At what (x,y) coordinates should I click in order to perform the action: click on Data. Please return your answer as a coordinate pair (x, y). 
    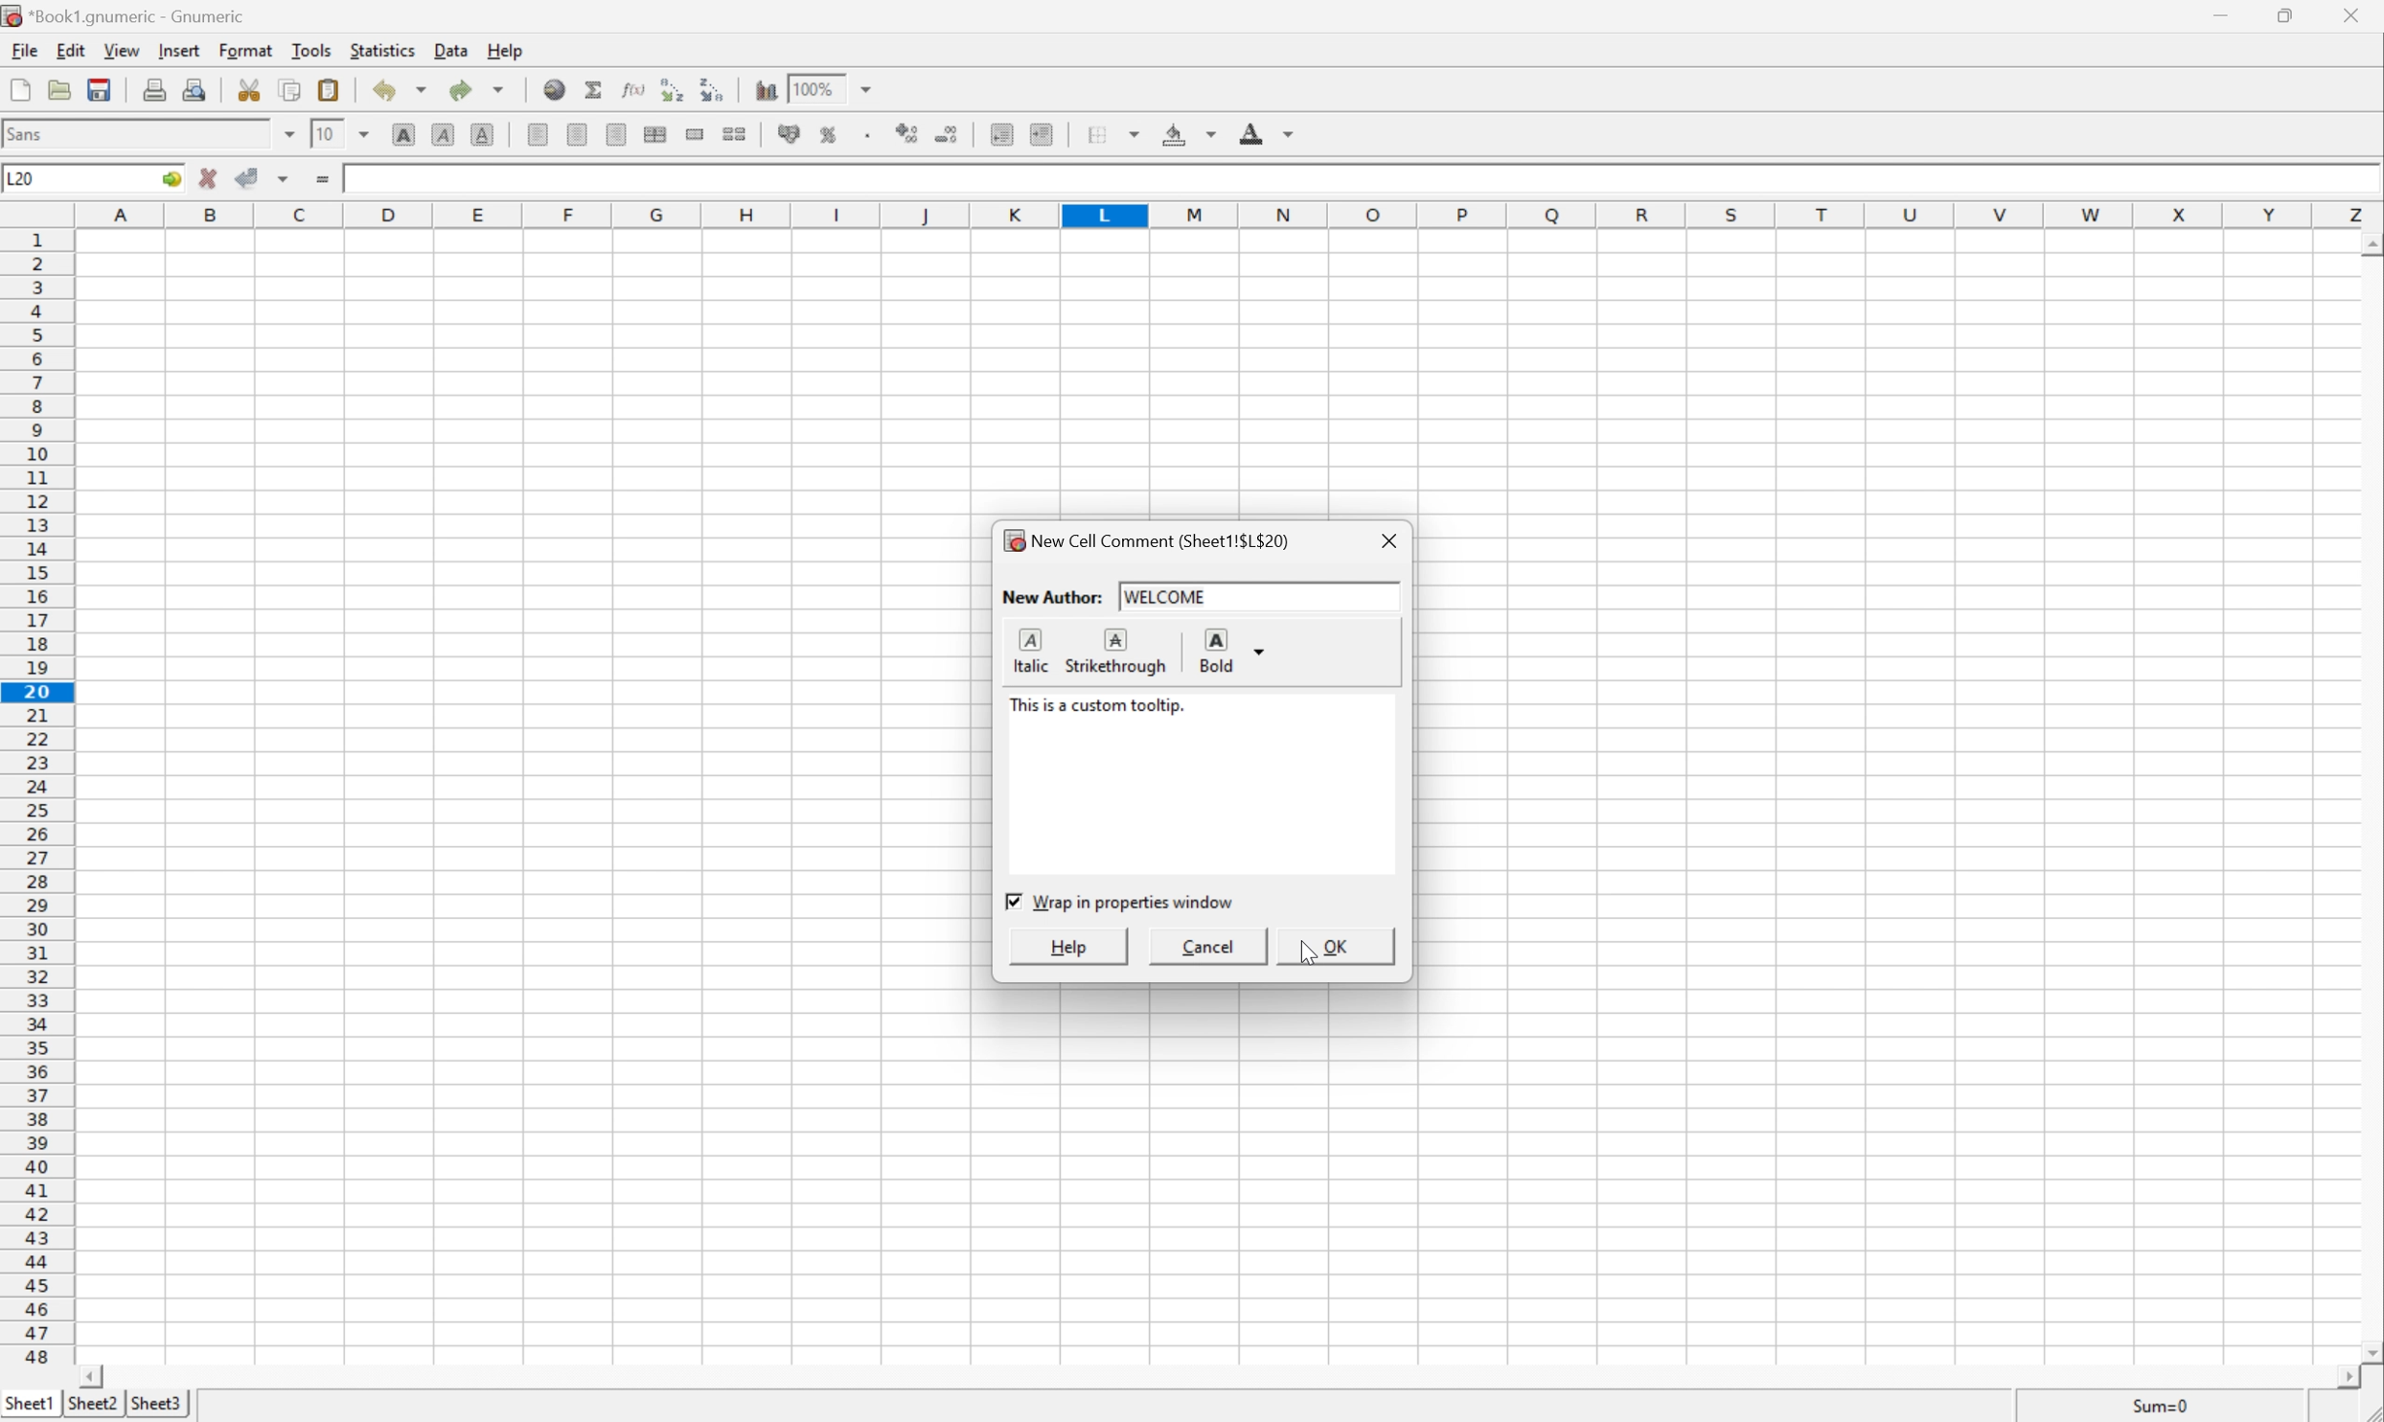
    Looking at the image, I should click on (448, 50).